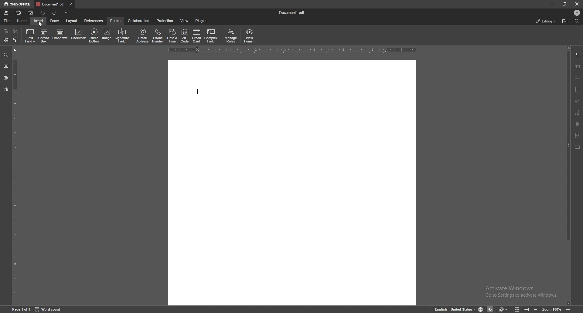  What do you see at coordinates (159, 36) in the screenshot?
I see `phone number` at bounding box center [159, 36].